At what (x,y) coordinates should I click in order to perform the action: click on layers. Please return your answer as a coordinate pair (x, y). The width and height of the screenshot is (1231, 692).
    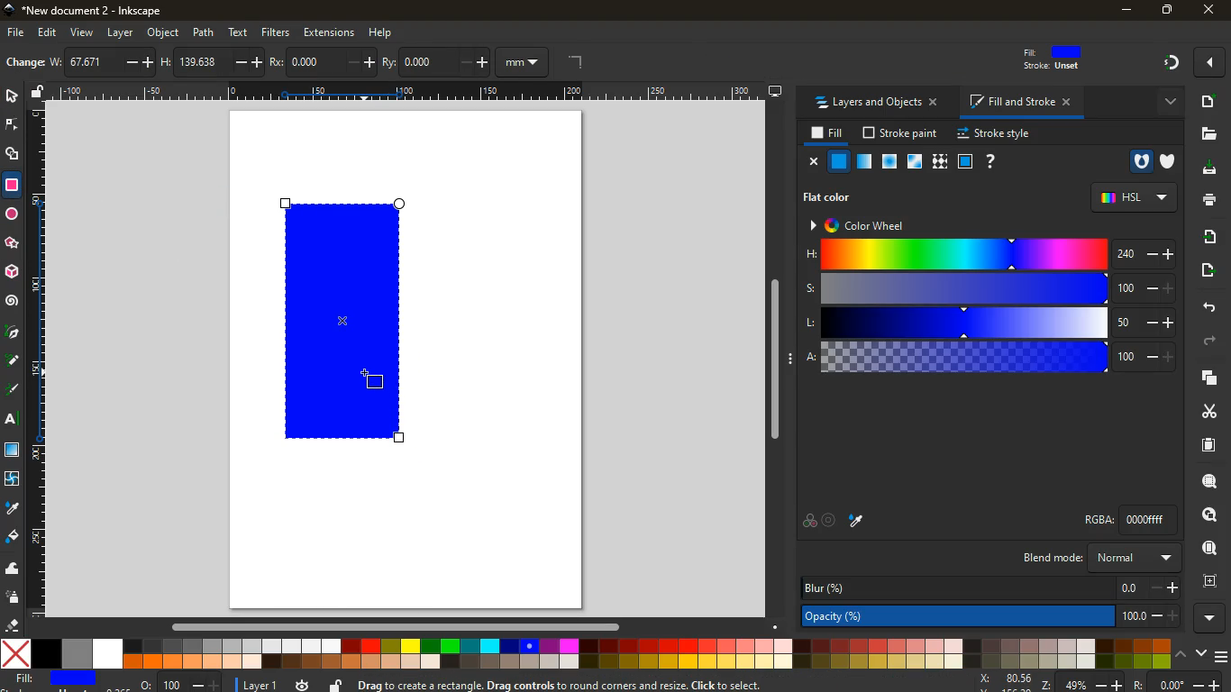
    Looking at the image, I should click on (1209, 378).